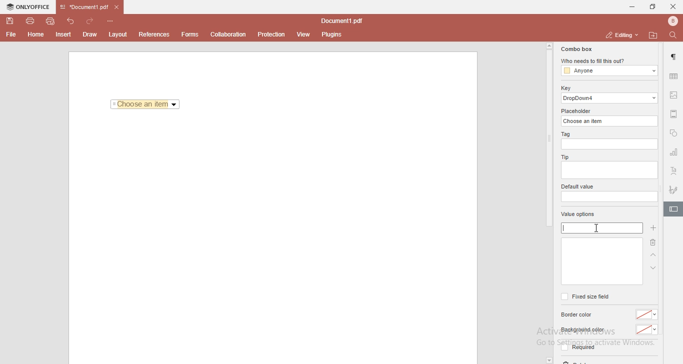 Image resolution: width=683 pixels, height=364 pixels. I want to click on choose an item, so click(610, 120).